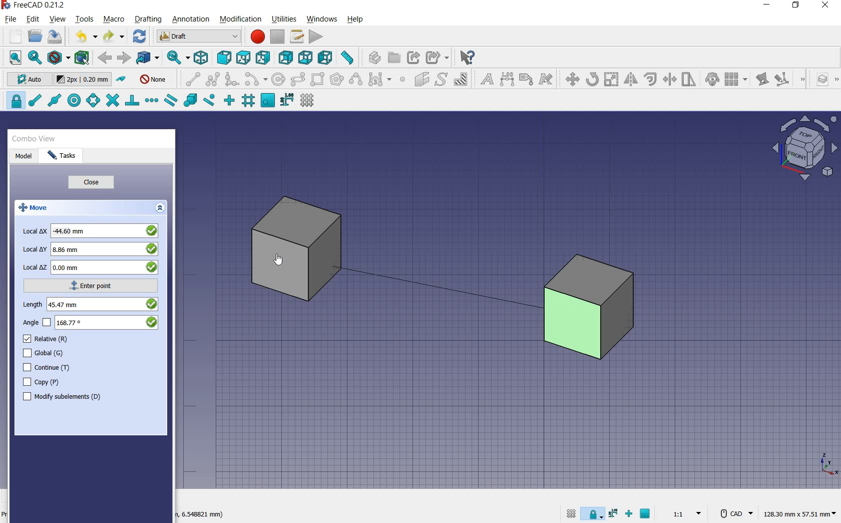 Image resolution: width=841 pixels, height=523 pixels. What do you see at coordinates (306, 102) in the screenshot?
I see `toggle grid` at bounding box center [306, 102].